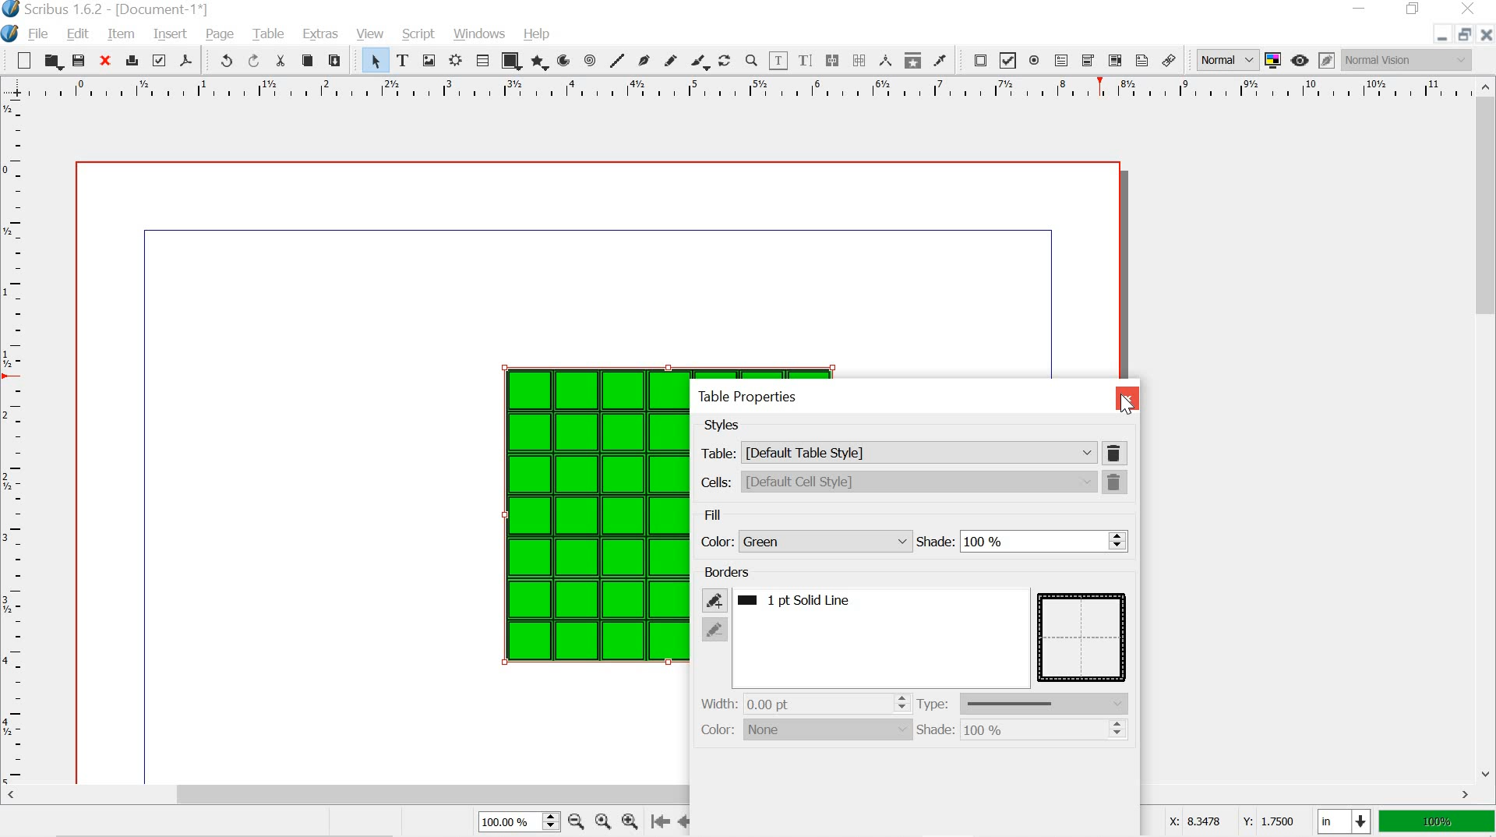 This screenshot has width=1496, height=837. Describe the element at coordinates (831, 61) in the screenshot. I see `link text frames` at that location.